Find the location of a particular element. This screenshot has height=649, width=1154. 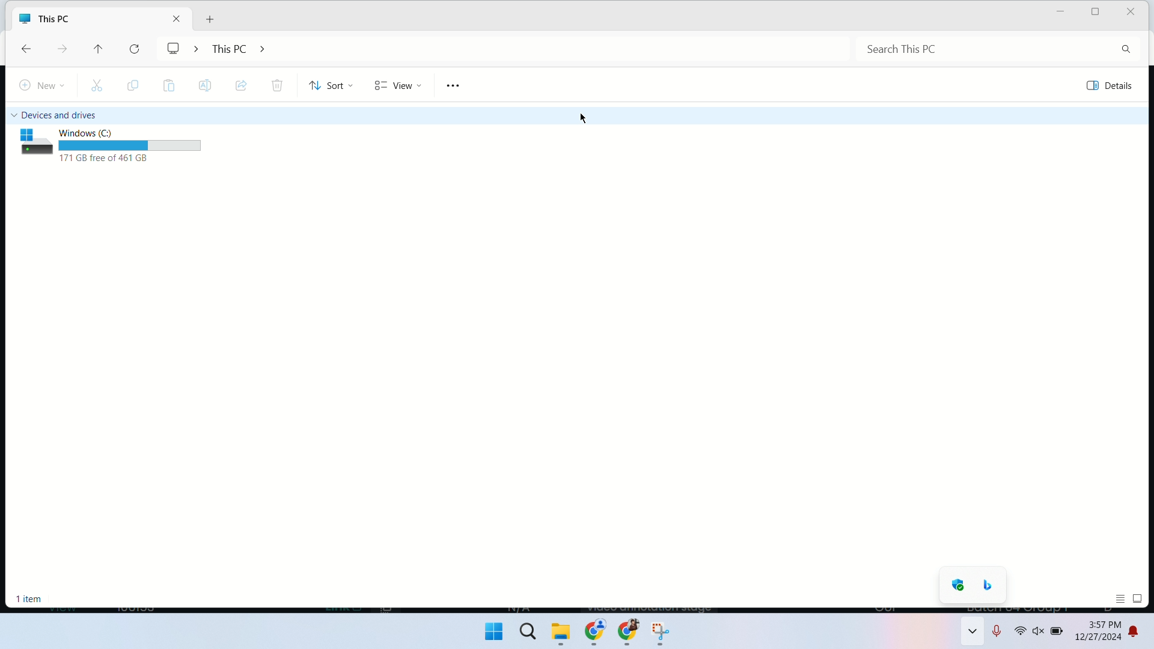

windows defender is located at coordinates (961, 585).